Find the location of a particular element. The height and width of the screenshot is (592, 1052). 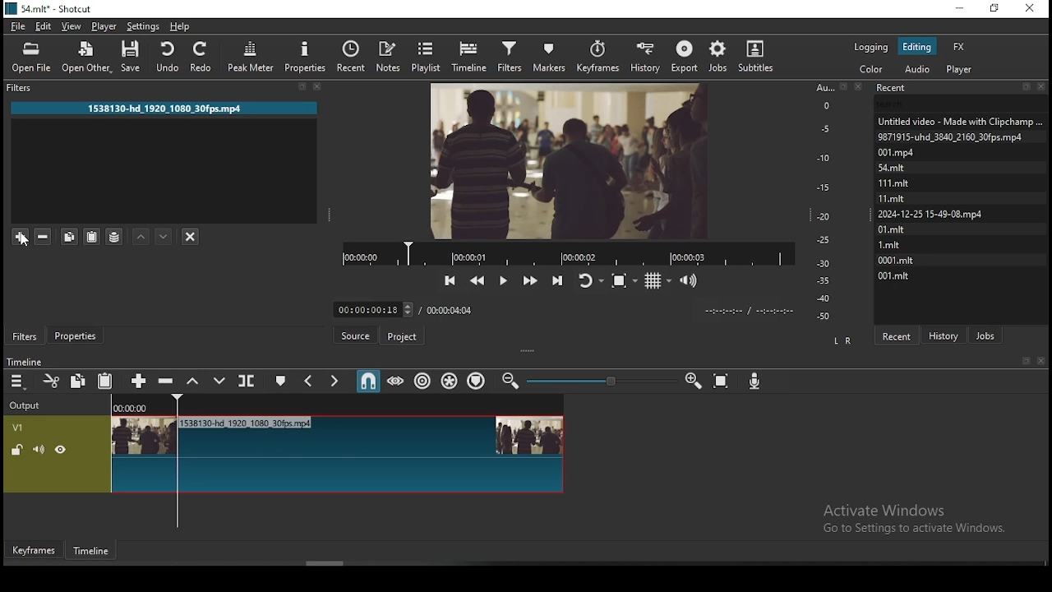

zoom in or zoom out slider is located at coordinates (598, 381).